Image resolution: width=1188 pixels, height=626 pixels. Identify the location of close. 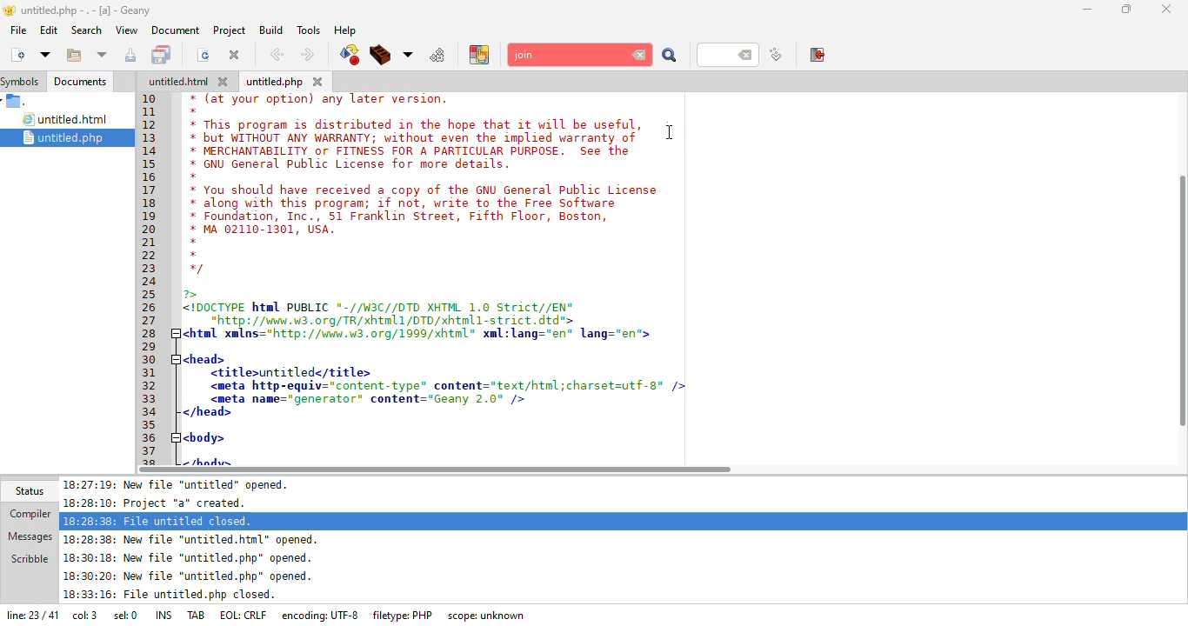
(235, 54).